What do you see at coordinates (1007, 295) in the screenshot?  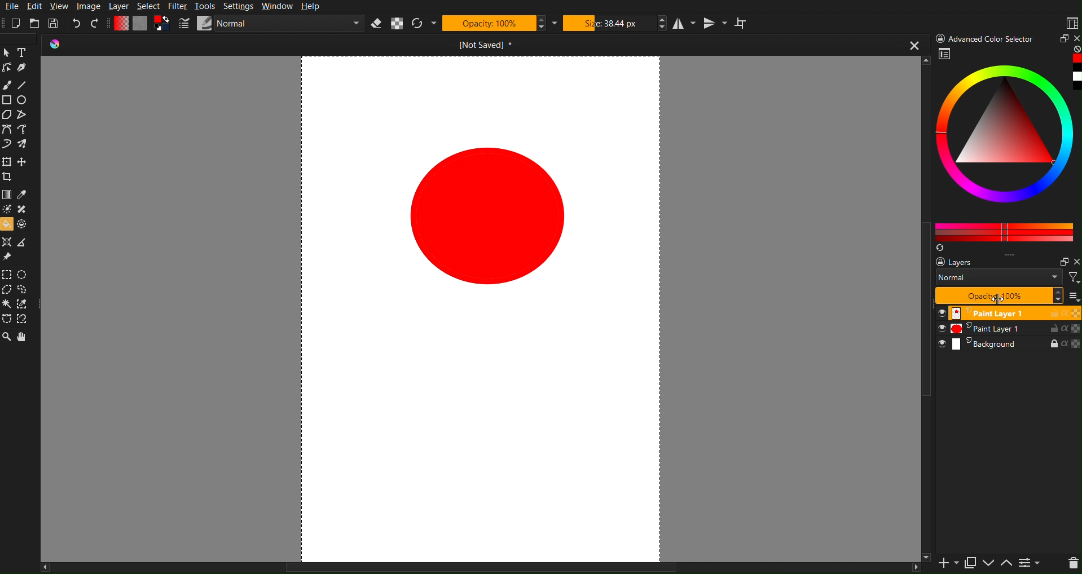 I see `Opacity` at bounding box center [1007, 295].